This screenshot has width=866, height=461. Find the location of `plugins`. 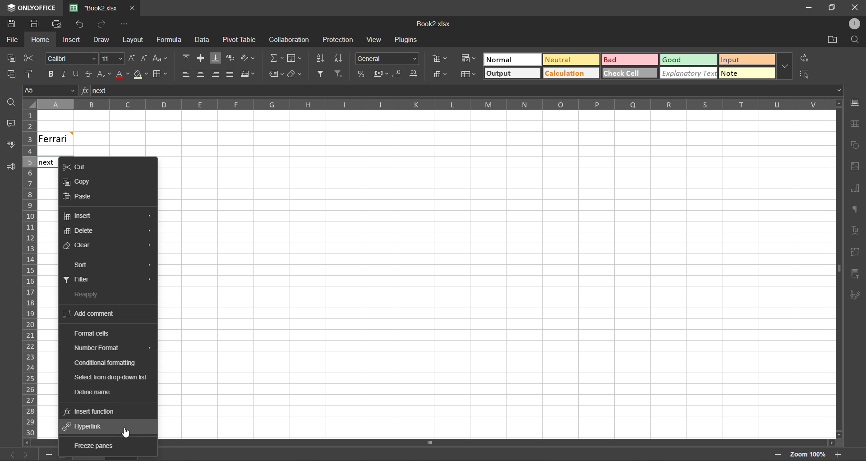

plugins is located at coordinates (406, 41).